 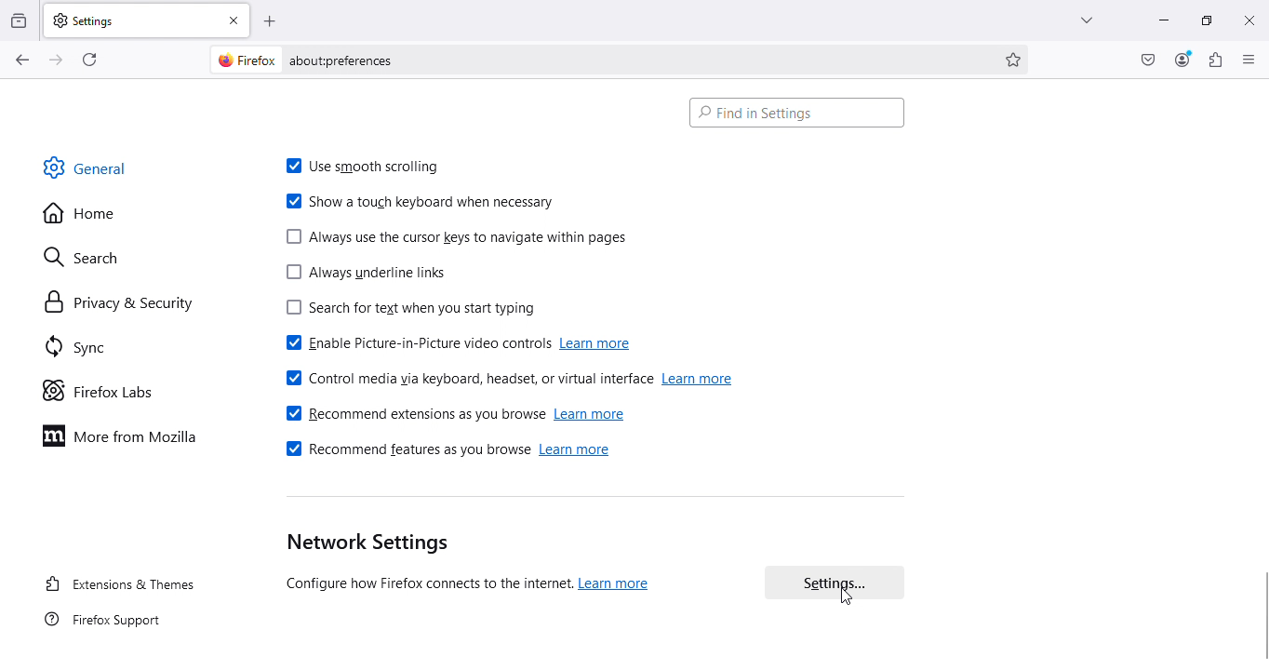 I want to click on Maximize, so click(x=1204, y=19).